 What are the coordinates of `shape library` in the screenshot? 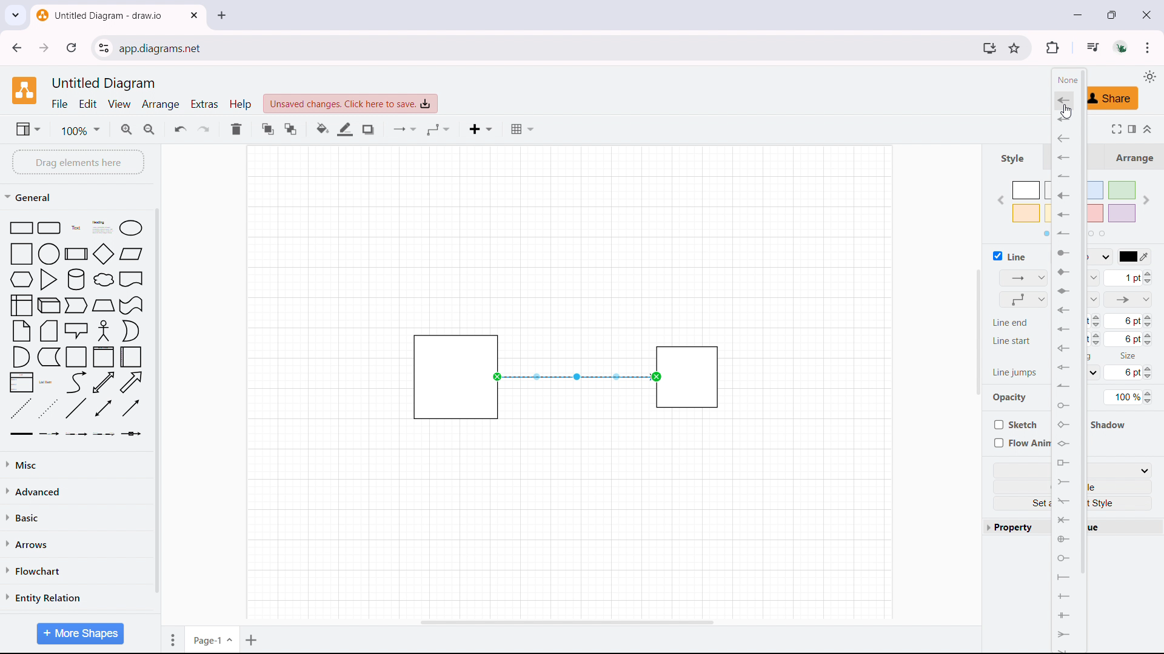 It's located at (76, 329).